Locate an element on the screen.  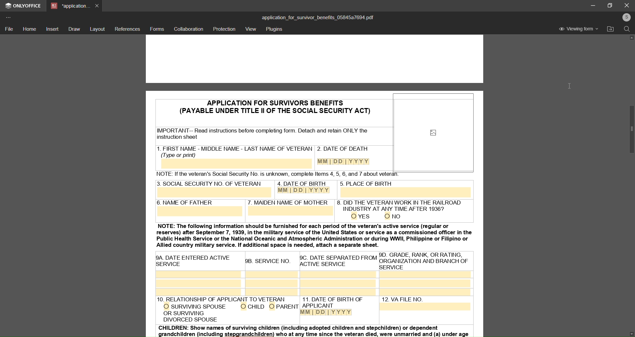
PDF of application for survivors benefits is located at coordinates (271, 217).